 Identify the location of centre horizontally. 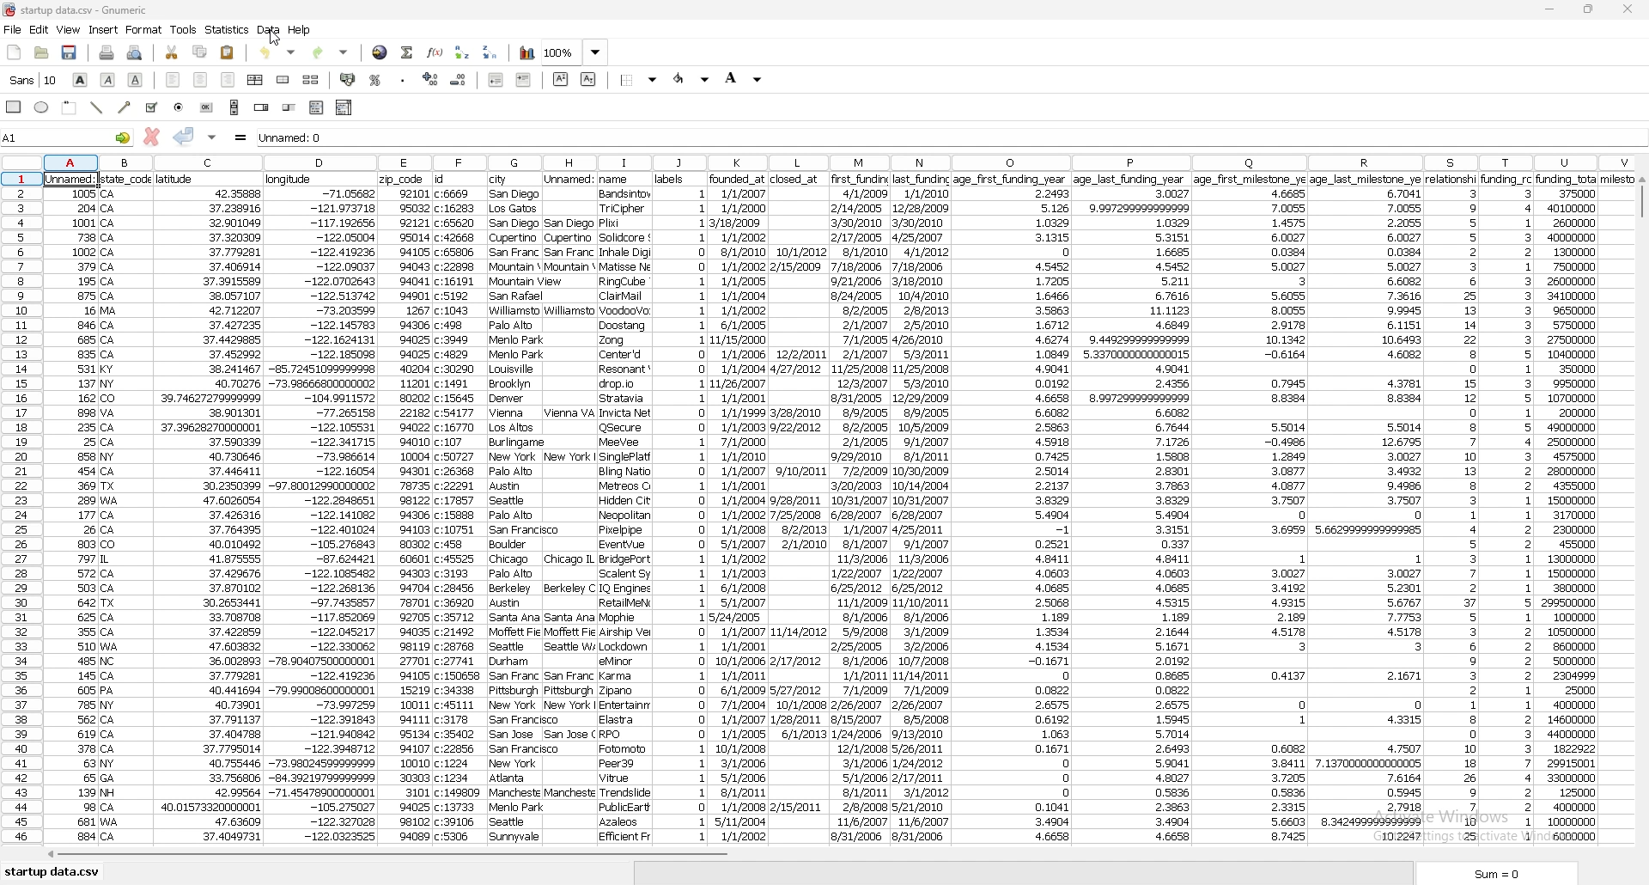
(255, 80).